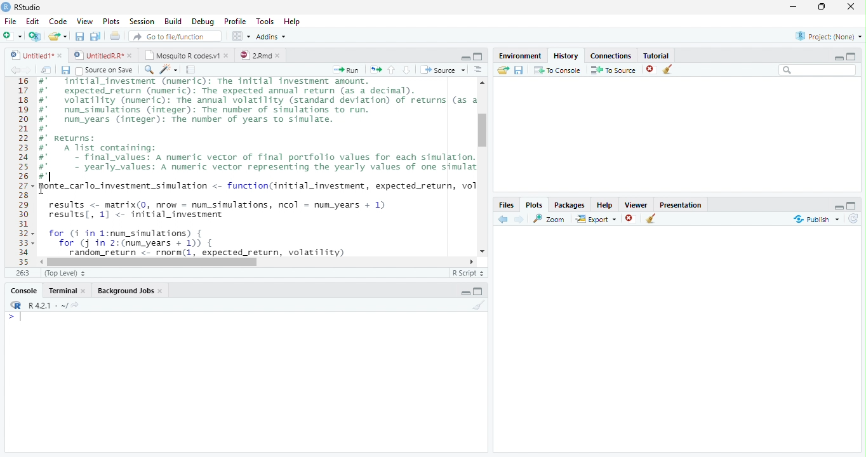  What do you see at coordinates (632, 219) in the screenshot?
I see `Remove selected` at bounding box center [632, 219].